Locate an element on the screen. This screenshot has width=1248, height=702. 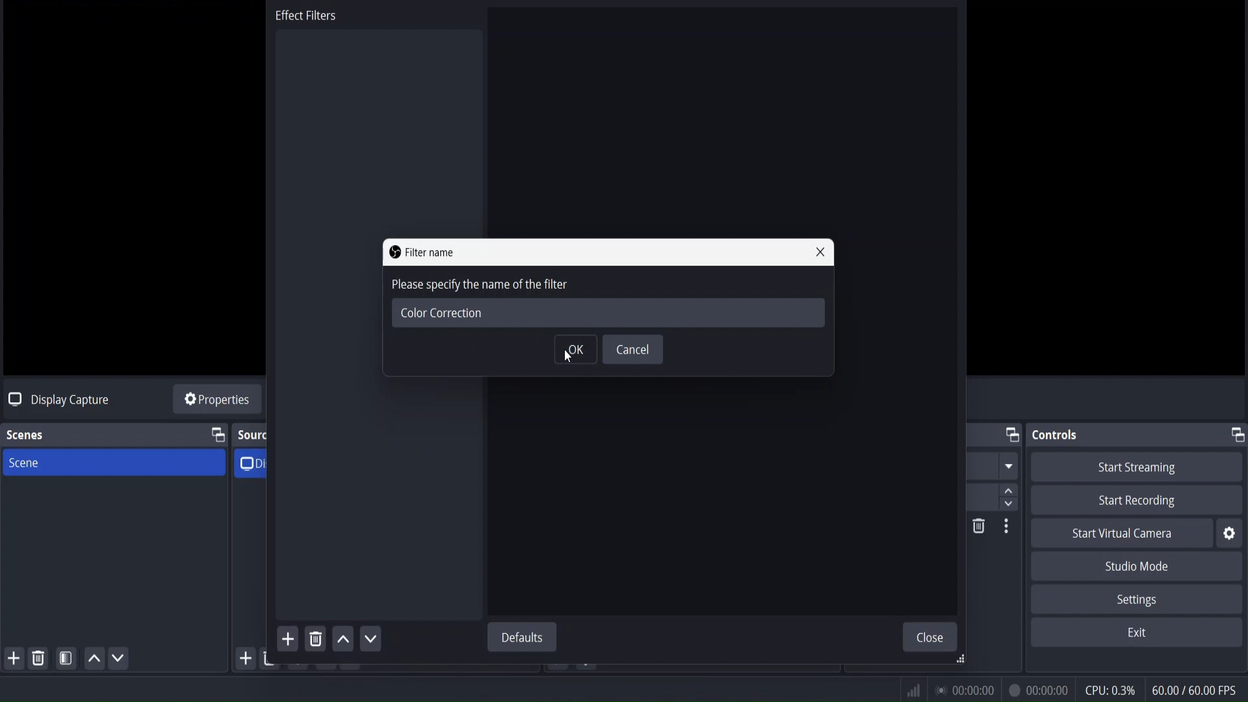
move scene down is located at coordinates (119, 660).